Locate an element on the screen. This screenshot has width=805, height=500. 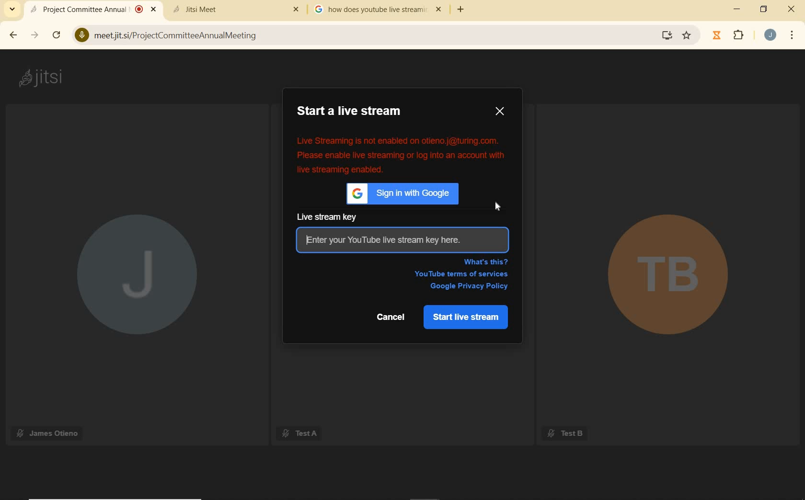
timer is located at coordinates (717, 35).